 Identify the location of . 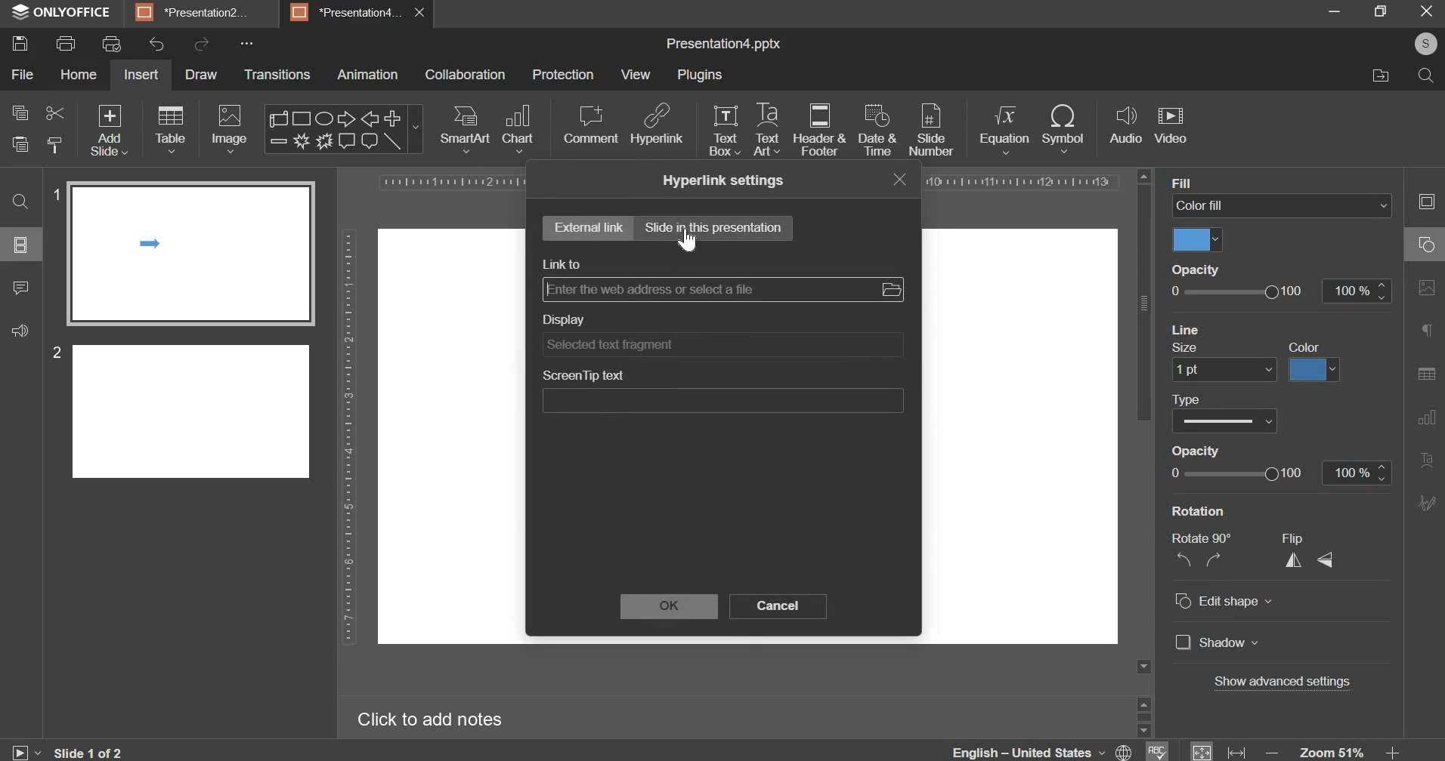
(1206, 397).